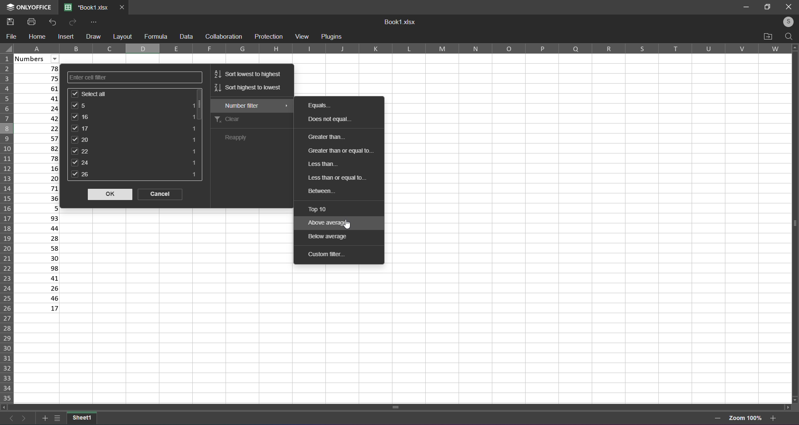 This screenshot has width=799, height=425. What do you see at coordinates (37, 289) in the screenshot?
I see `26` at bounding box center [37, 289].